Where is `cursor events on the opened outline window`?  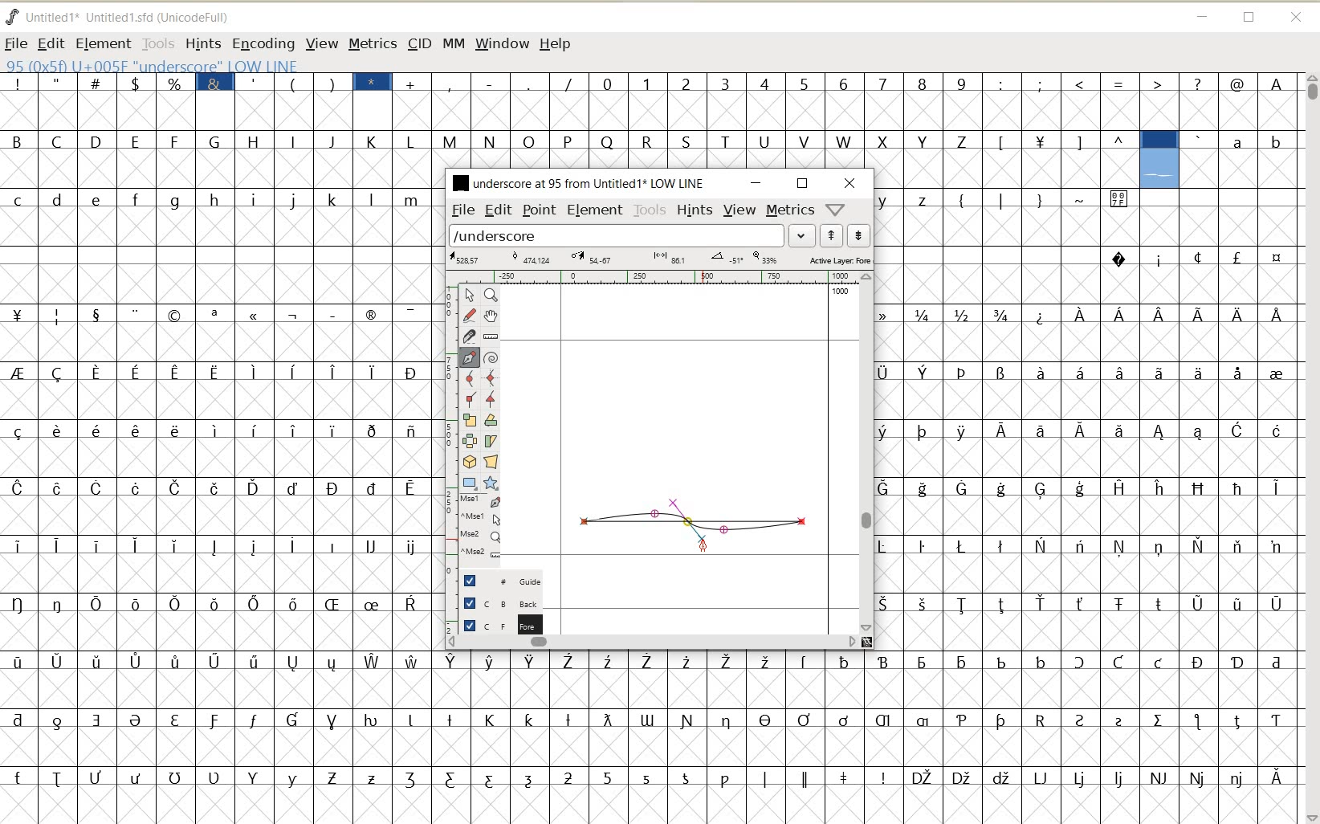
cursor events on the opened outline window is located at coordinates (481, 528).